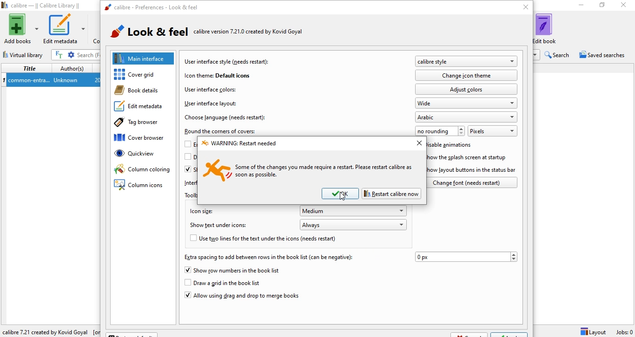 The height and width of the screenshot is (337, 635). I want to click on enable system tray icon (needs restart), so click(190, 144).